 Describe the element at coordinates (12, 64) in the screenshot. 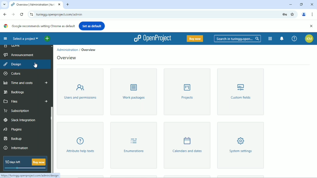

I see `Design` at that location.